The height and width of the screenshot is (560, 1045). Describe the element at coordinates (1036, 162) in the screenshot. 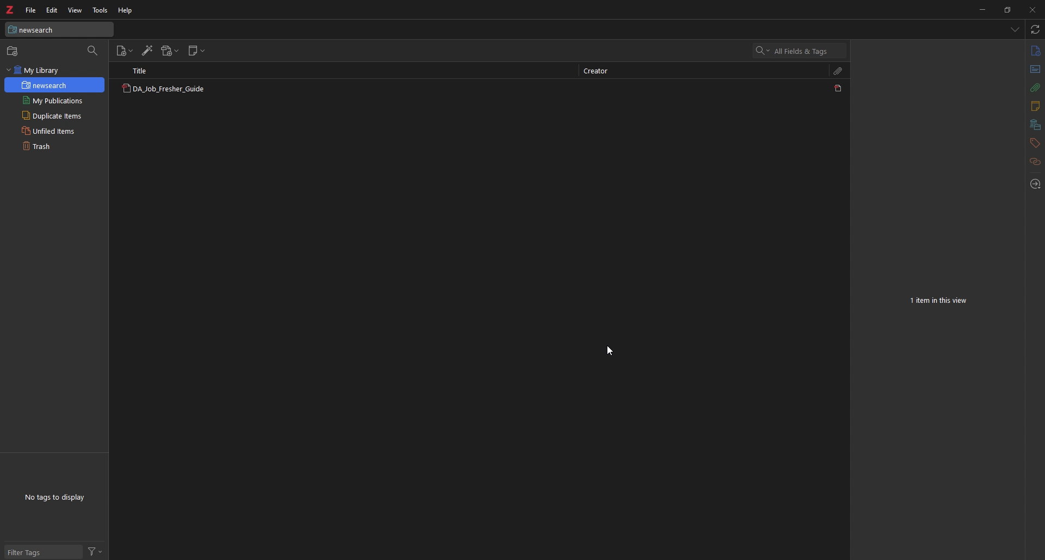

I see `related` at that location.